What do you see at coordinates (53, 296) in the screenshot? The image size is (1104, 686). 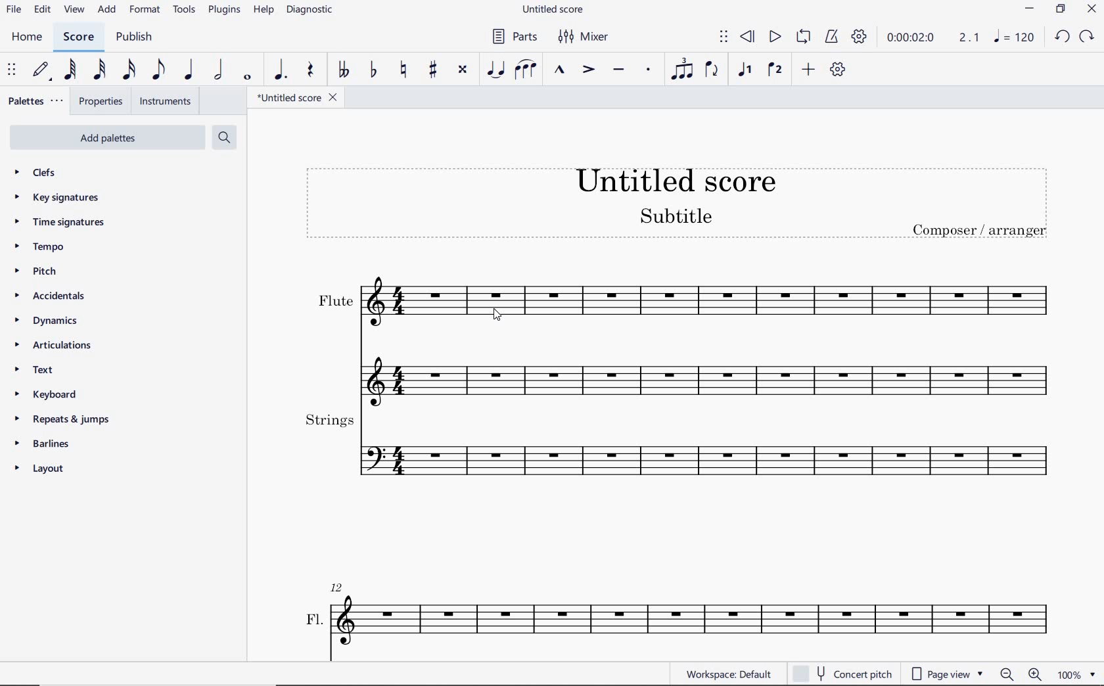 I see `accidentals` at bounding box center [53, 296].